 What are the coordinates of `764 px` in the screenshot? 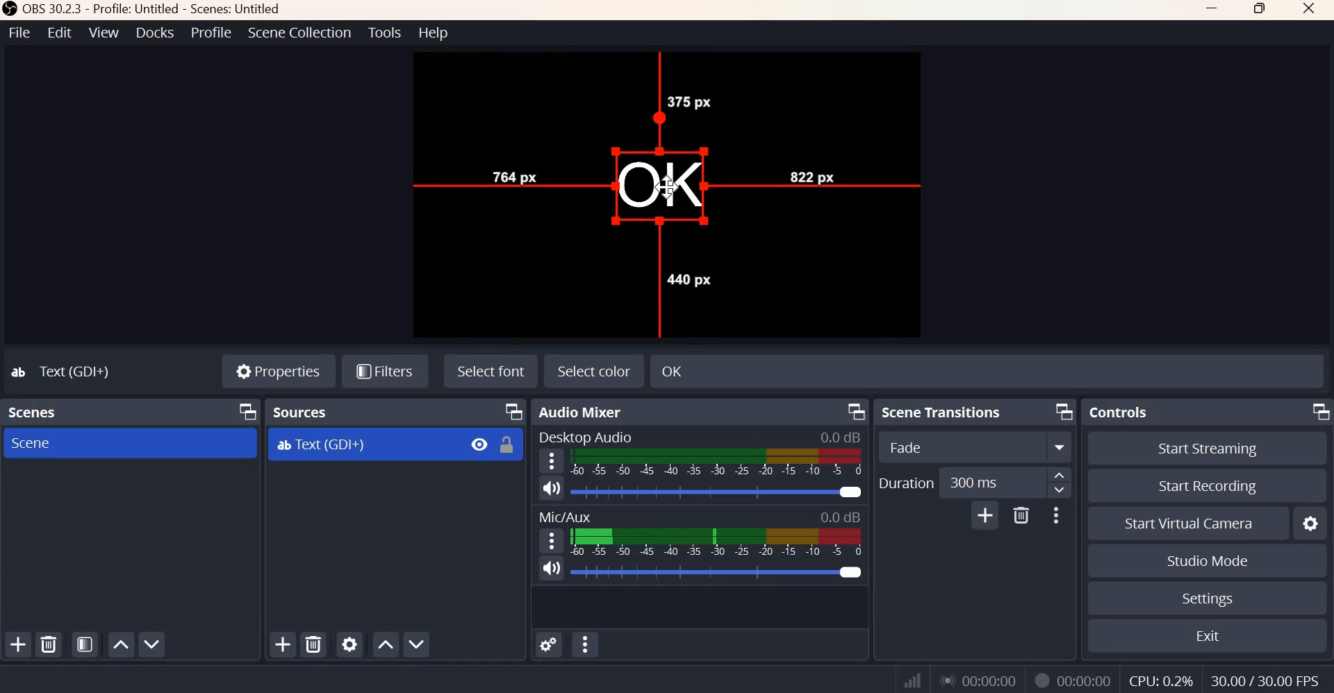 It's located at (513, 175).